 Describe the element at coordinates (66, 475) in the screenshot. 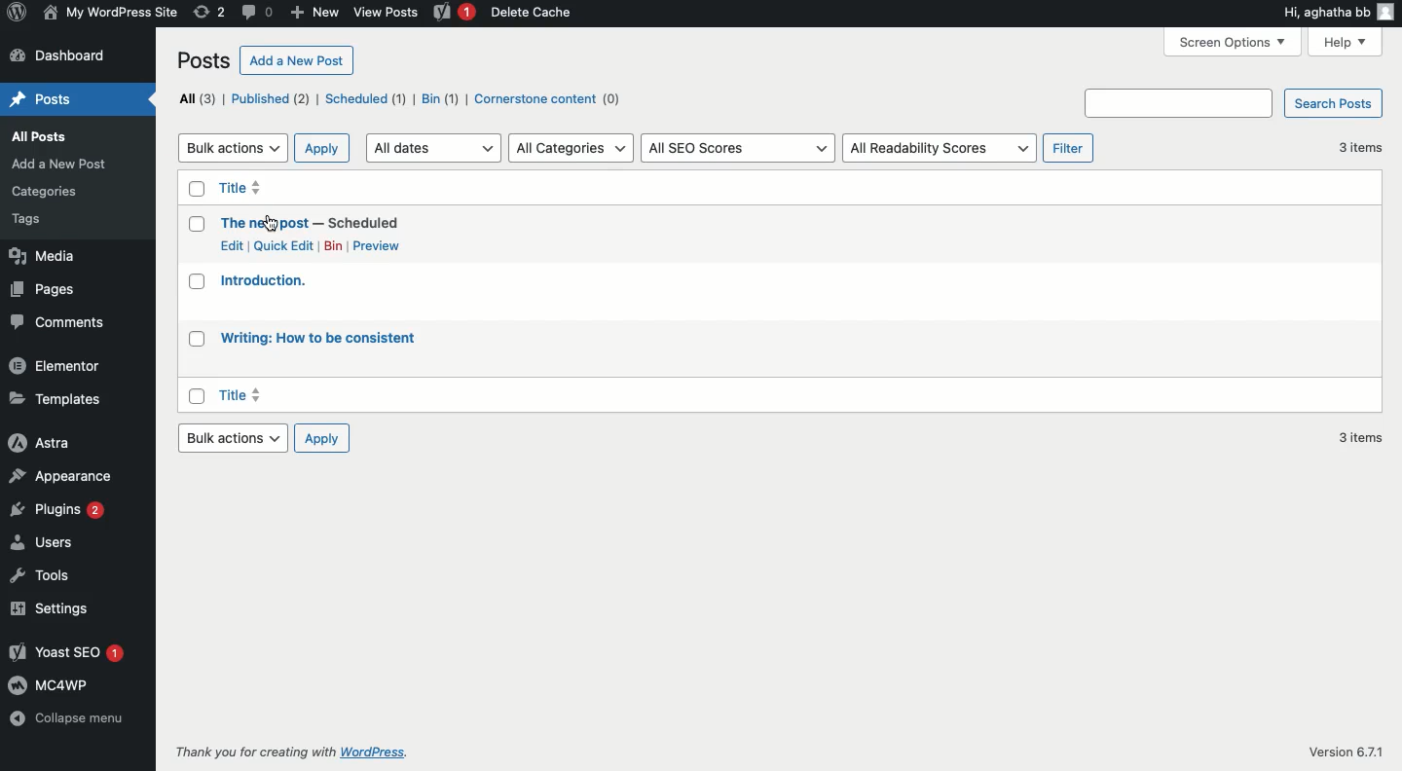

I see `Appearance` at that location.